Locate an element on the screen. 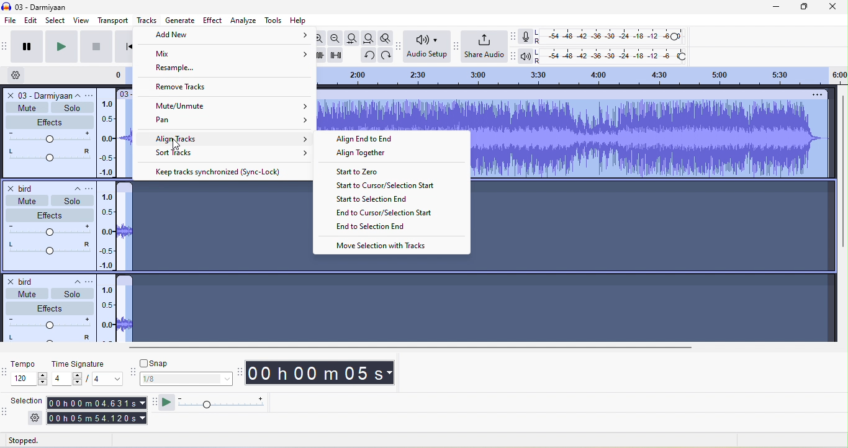 This screenshot has width=848, height=448. 1/8 is located at coordinates (184, 380).